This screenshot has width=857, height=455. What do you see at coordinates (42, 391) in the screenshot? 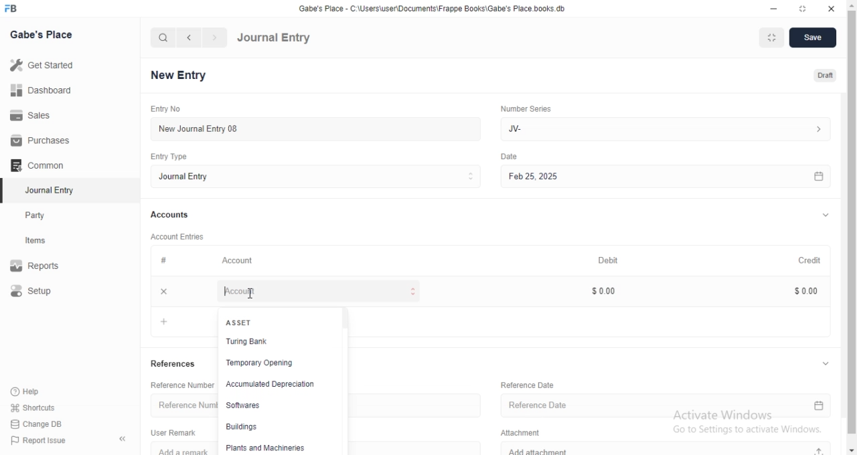
I see `Help` at bounding box center [42, 391].